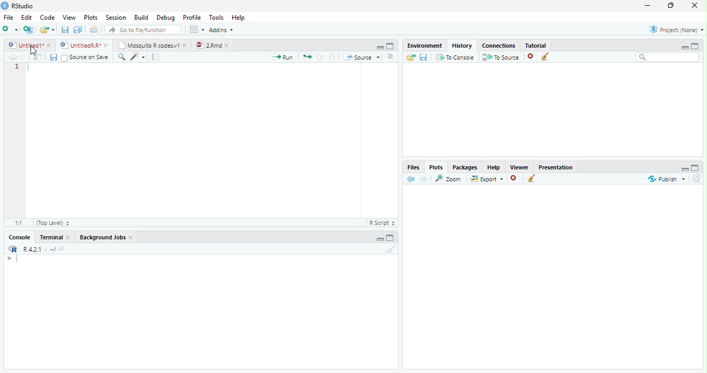  What do you see at coordinates (29, 45) in the screenshot?
I see `Untited1*` at bounding box center [29, 45].